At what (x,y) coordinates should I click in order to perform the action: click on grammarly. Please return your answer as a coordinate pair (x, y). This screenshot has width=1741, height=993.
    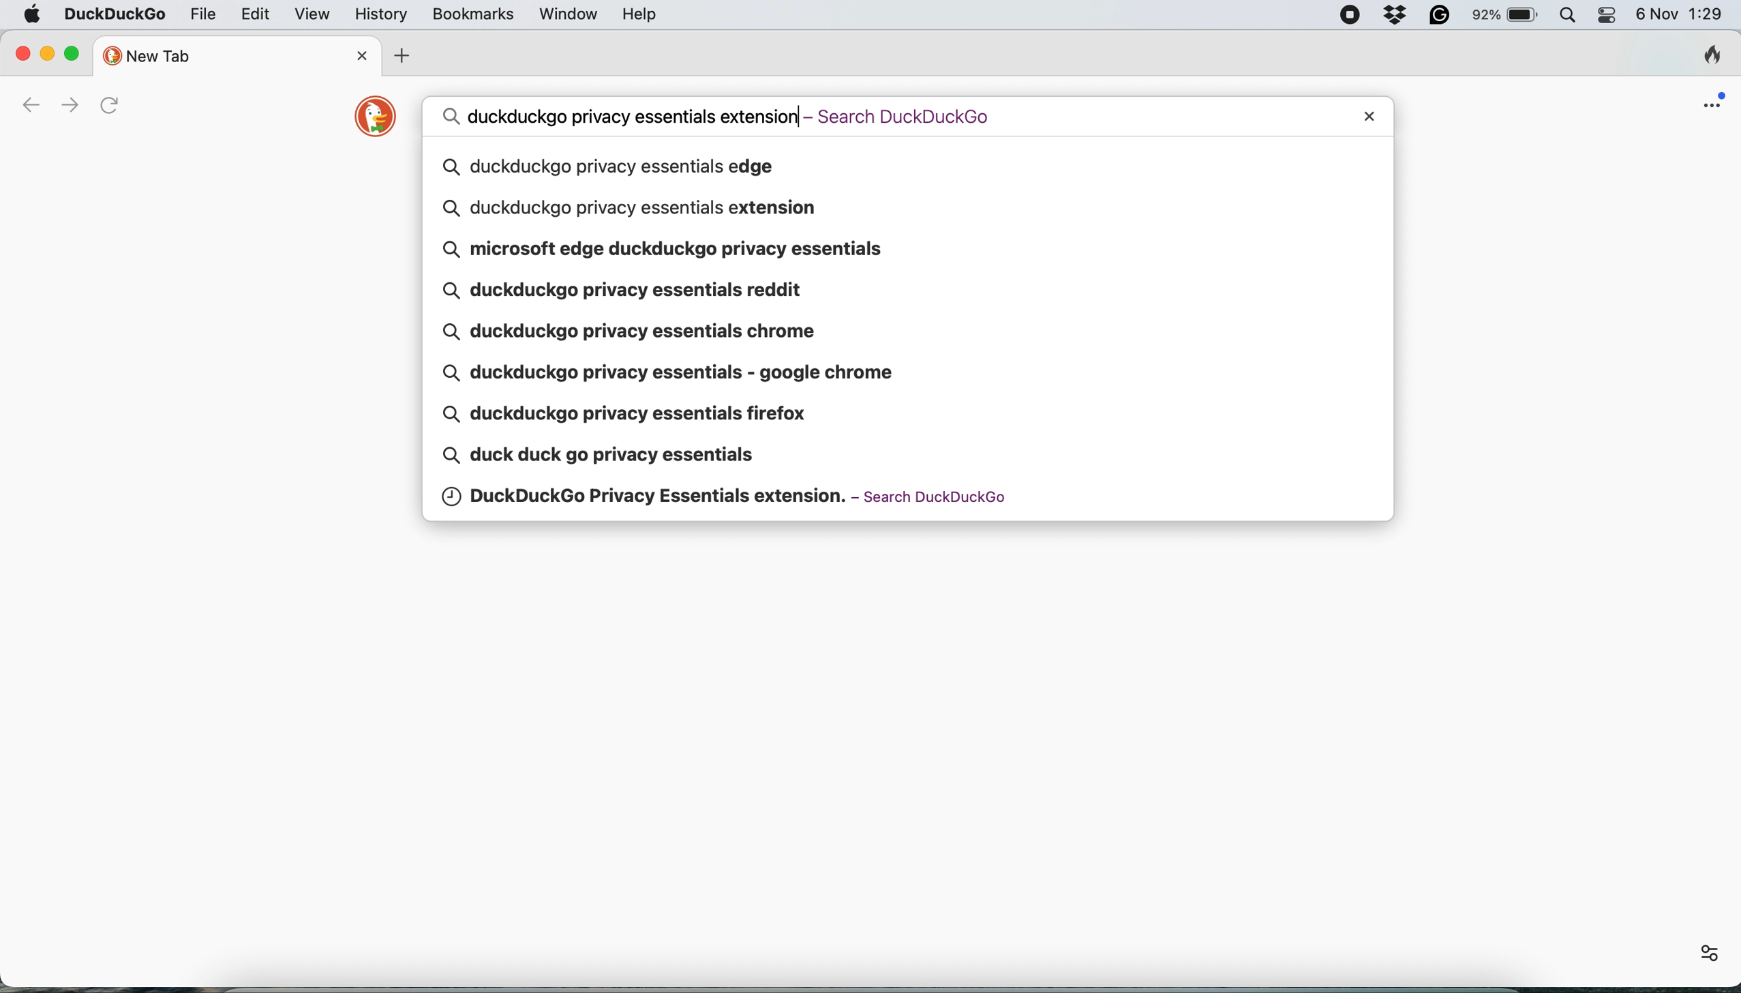
    Looking at the image, I should click on (1445, 15).